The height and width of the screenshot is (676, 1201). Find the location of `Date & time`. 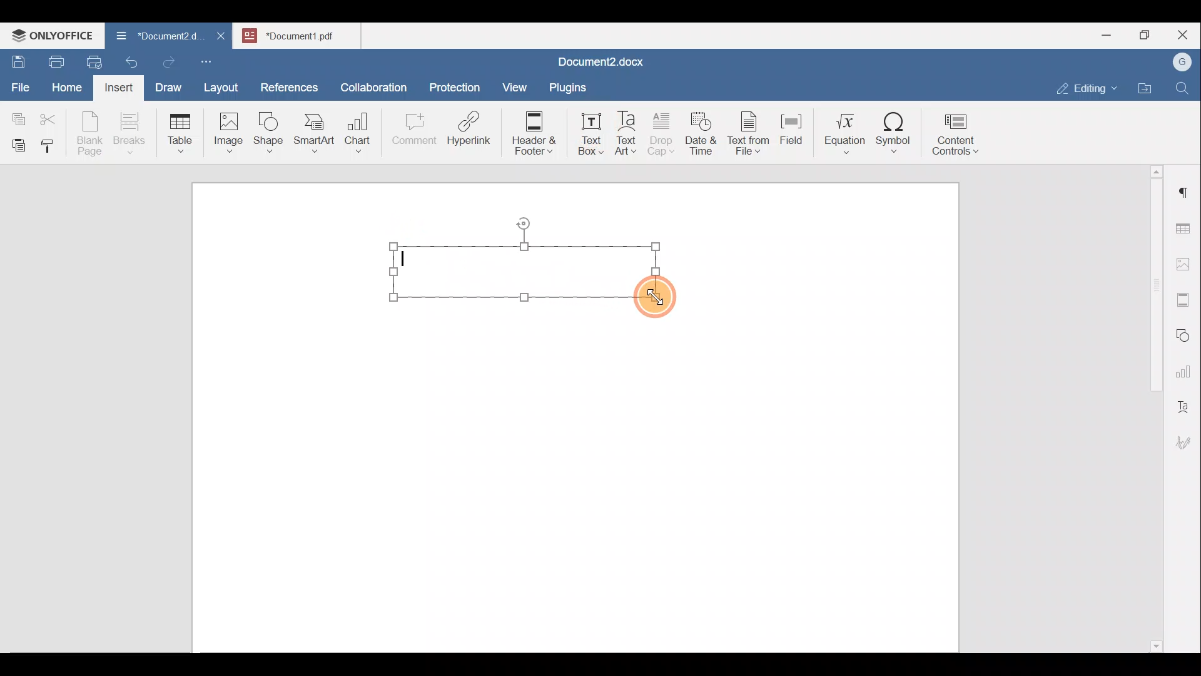

Date & time is located at coordinates (702, 131).